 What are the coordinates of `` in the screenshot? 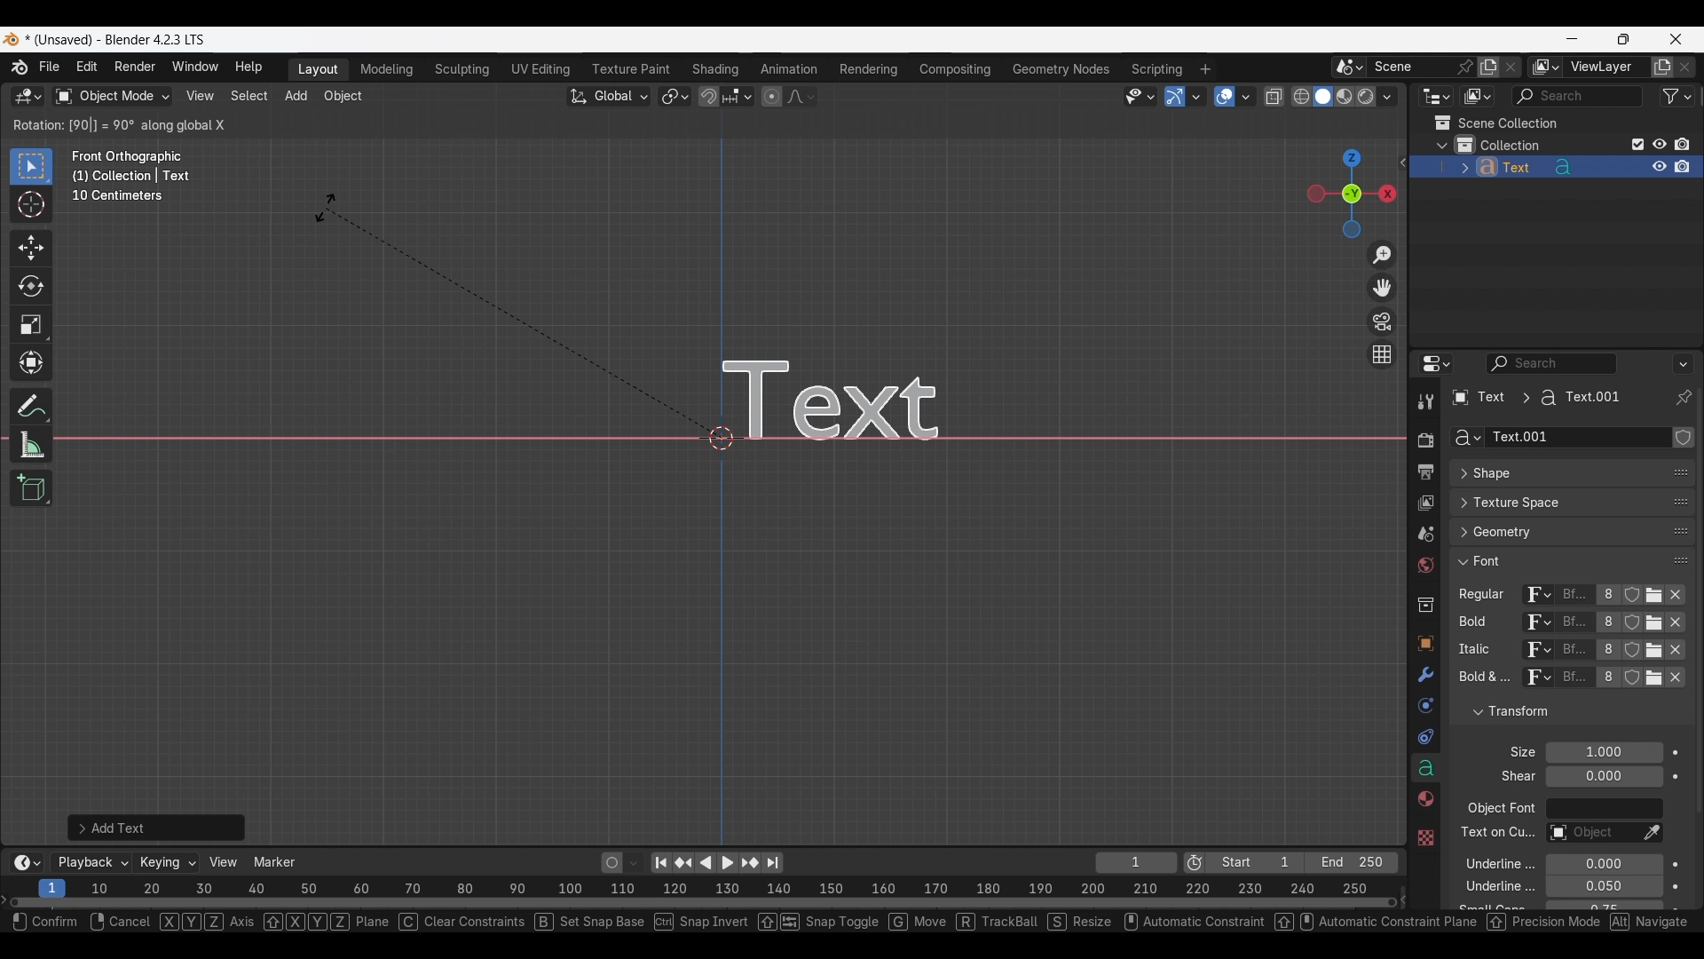 It's located at (122, 922).